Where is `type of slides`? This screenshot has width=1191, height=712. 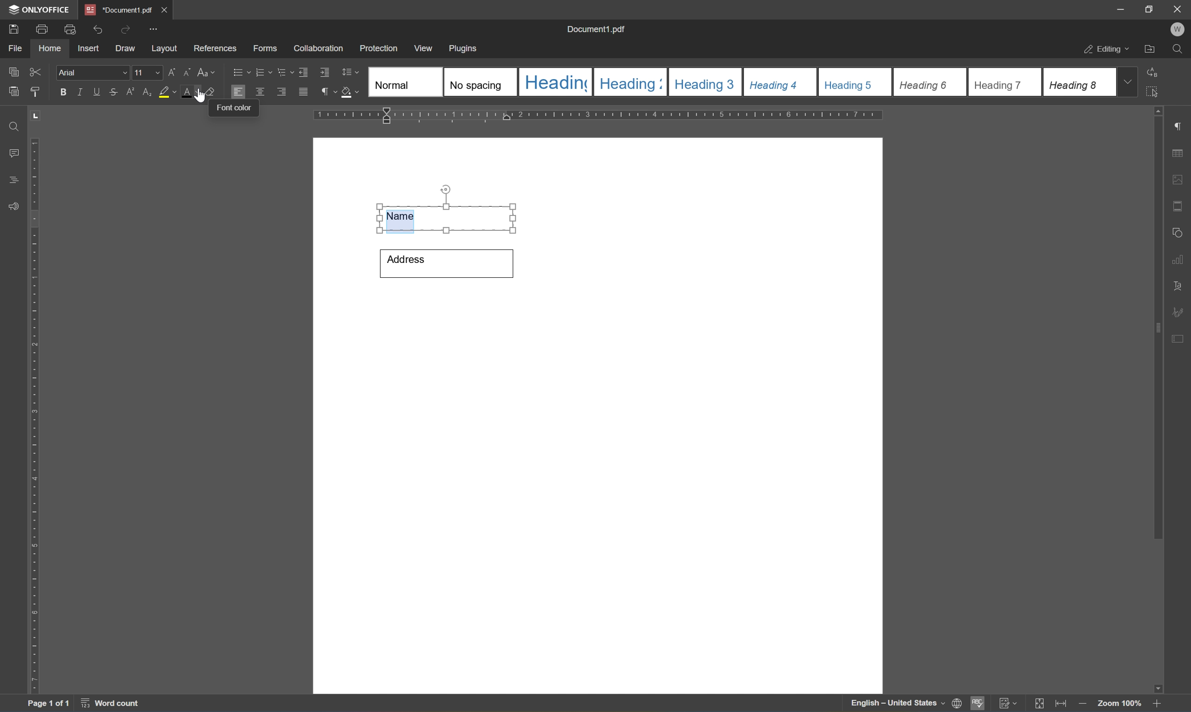
type of slides is located at coordinates (739, 82).